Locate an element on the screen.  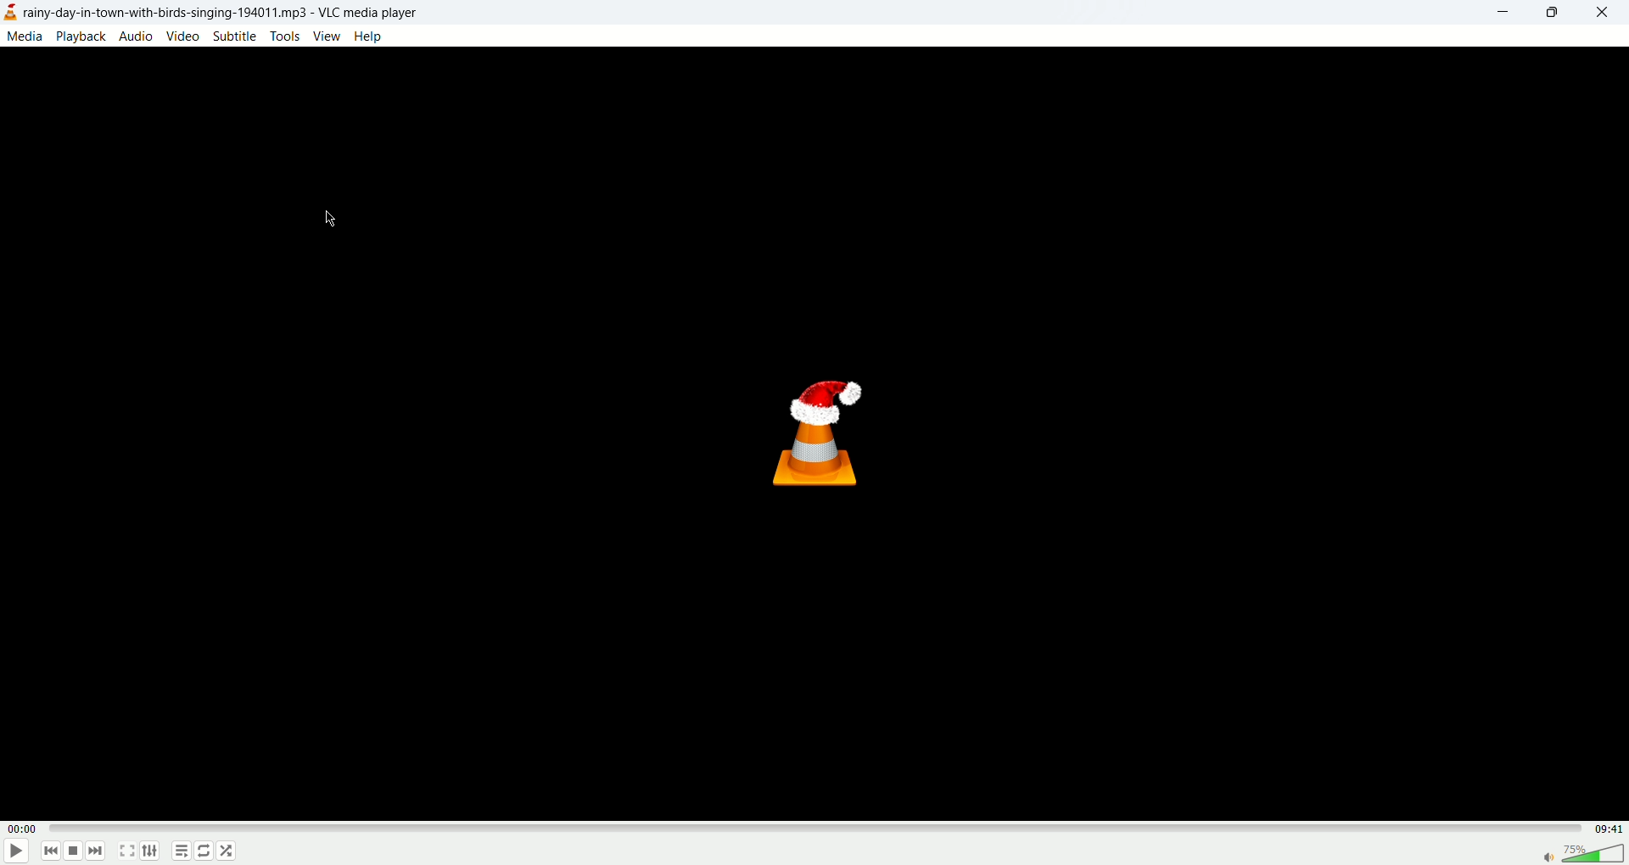
cursor is located at coordinates (327, 222).